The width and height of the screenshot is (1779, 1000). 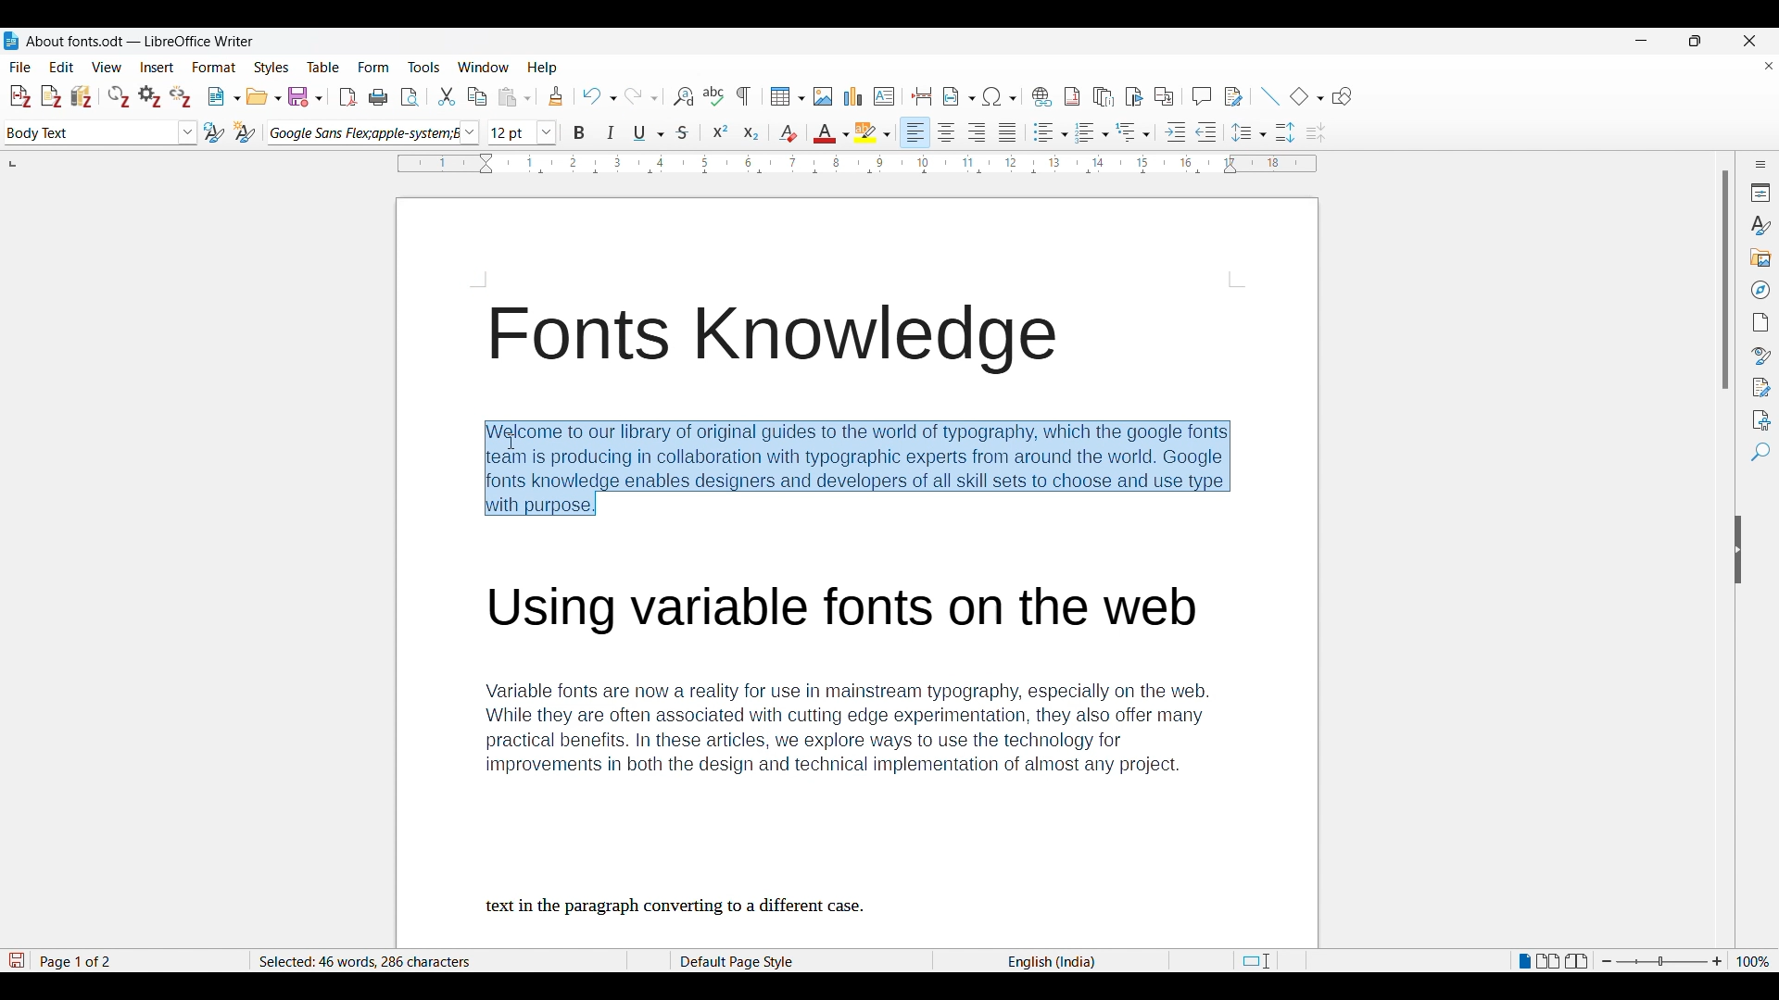 What do you see at coordinates (1524, 961) in the screenshot?
I see `Single page view` at bounding box center [1524, 961].